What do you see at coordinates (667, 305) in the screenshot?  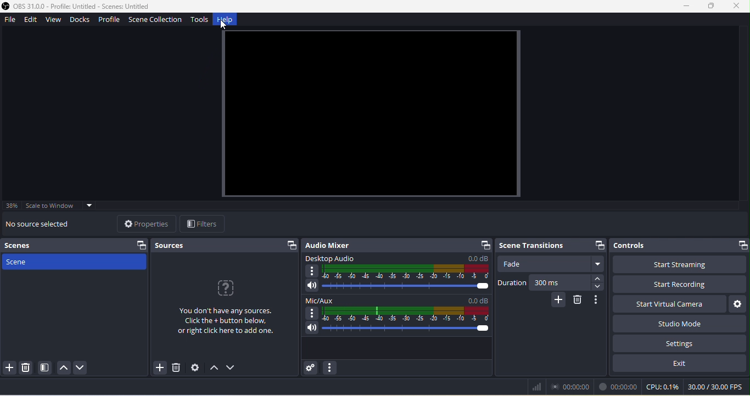 I see `start virtual camera` at bounding box center [667, 305].